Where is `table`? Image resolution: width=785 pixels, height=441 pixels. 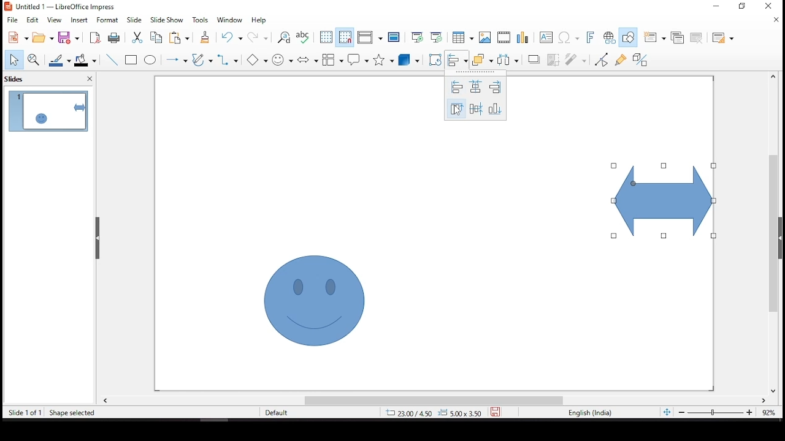 table is located at coordinates (461, 37).